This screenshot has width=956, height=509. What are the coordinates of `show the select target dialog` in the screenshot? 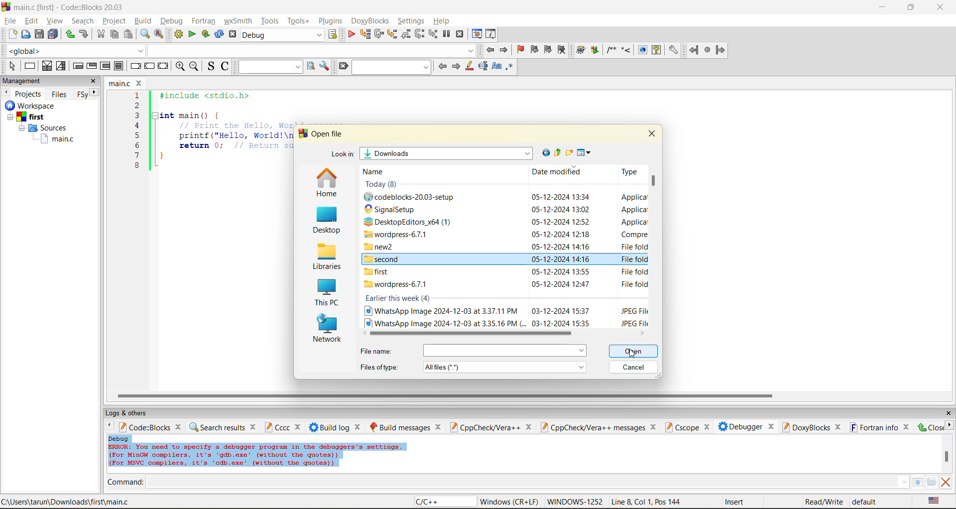 It's located at (334, 34).